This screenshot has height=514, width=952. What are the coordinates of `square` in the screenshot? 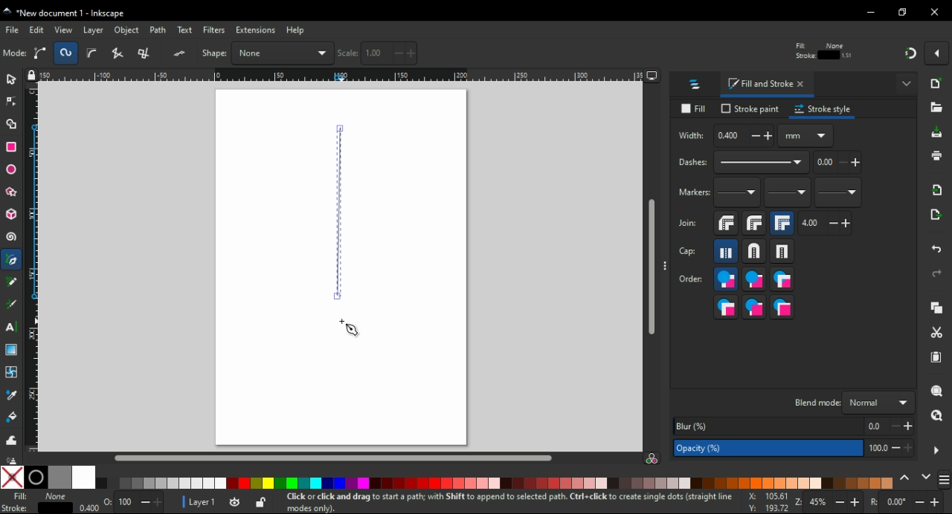 It's located at (782, 251).